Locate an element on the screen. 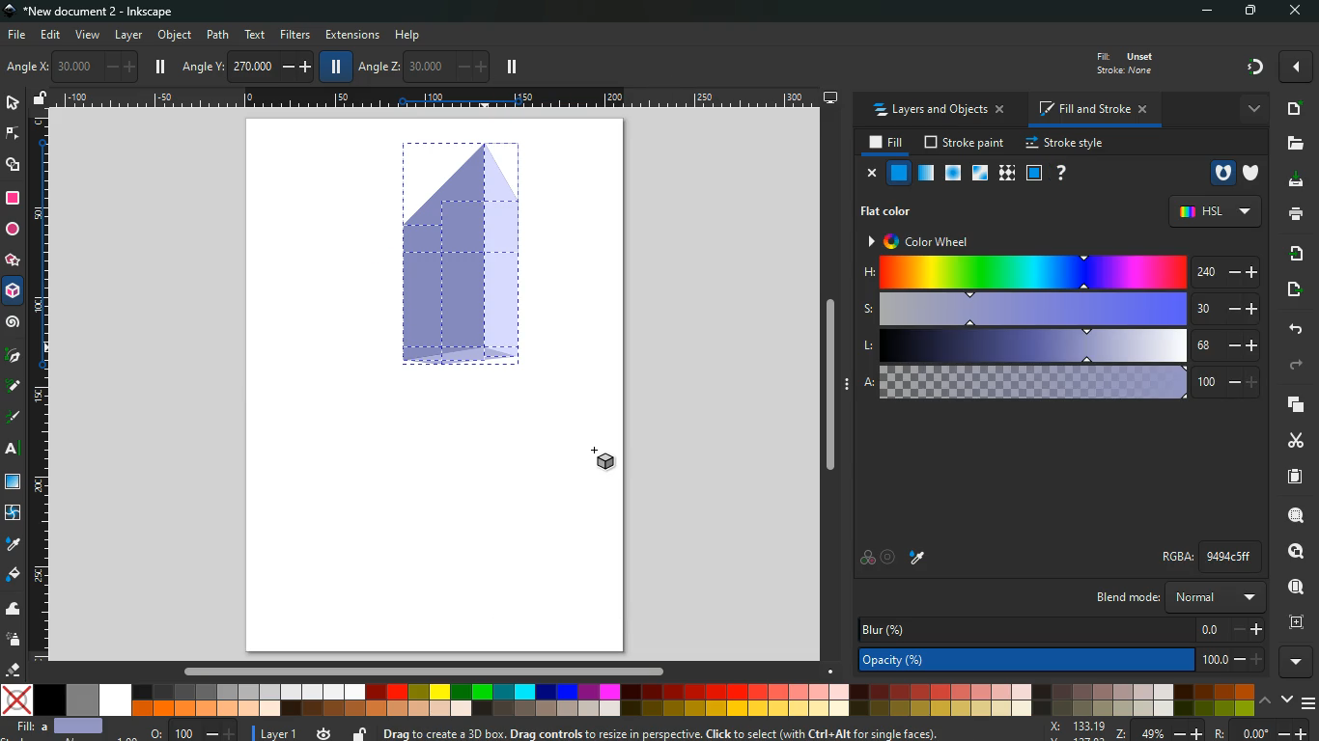  frame is located at coordinates (1034, 174).